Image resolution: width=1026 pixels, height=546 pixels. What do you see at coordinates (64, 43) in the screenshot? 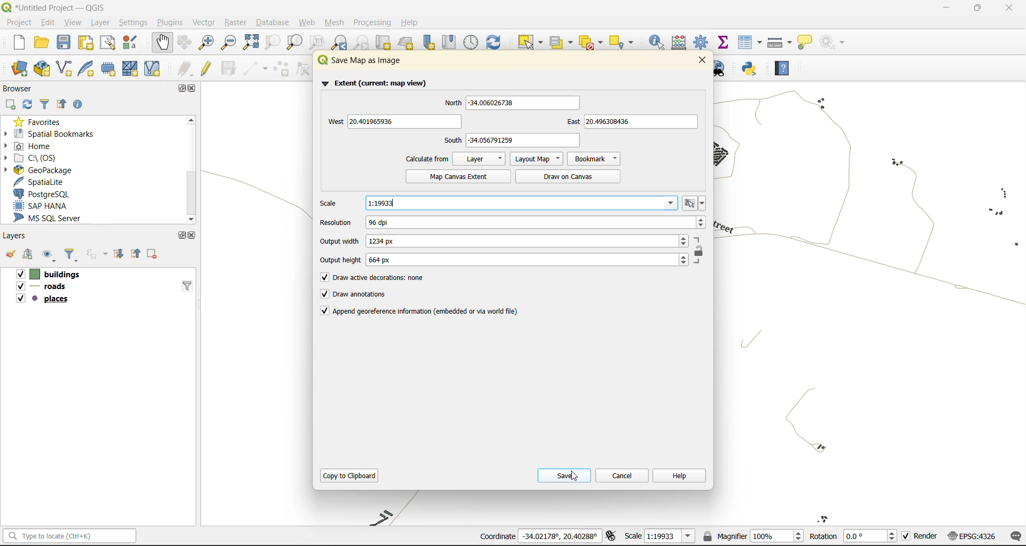
I see `save` at bounding box center [64, 43].